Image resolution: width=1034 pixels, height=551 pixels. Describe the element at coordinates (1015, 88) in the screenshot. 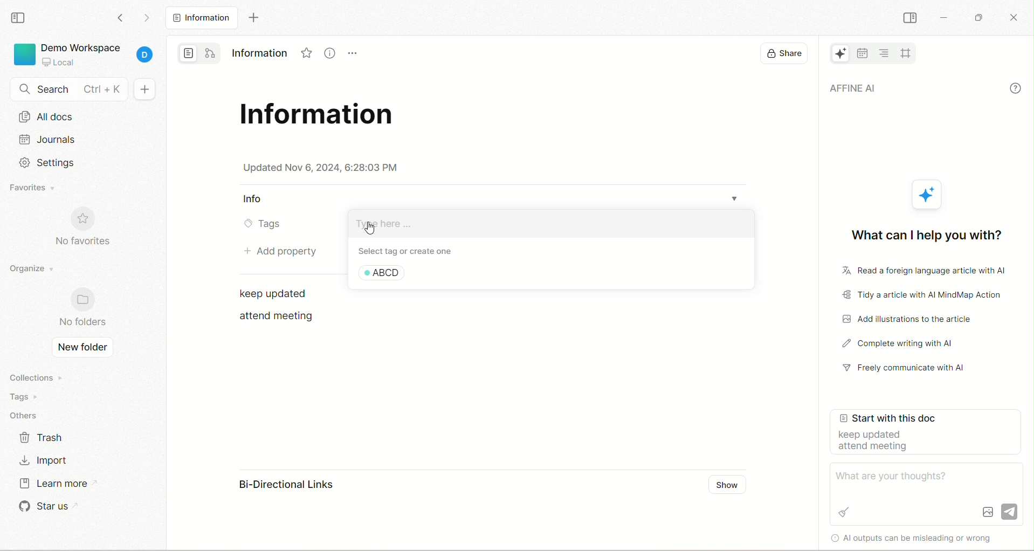

I see `info` at that location.